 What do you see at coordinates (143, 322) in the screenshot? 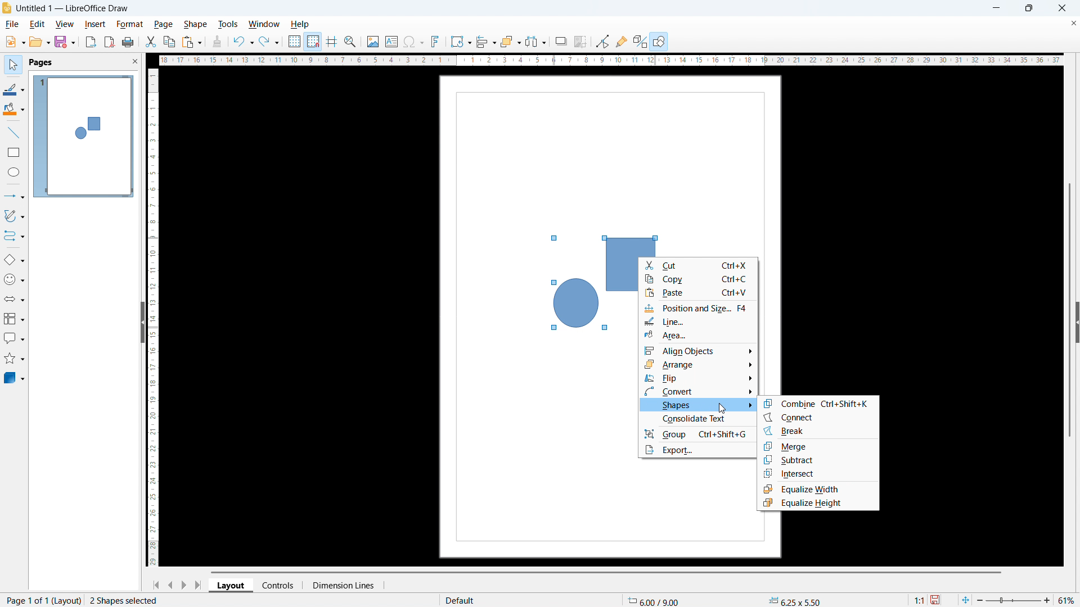
I see `hide pane` at bounding box center [143, 322].